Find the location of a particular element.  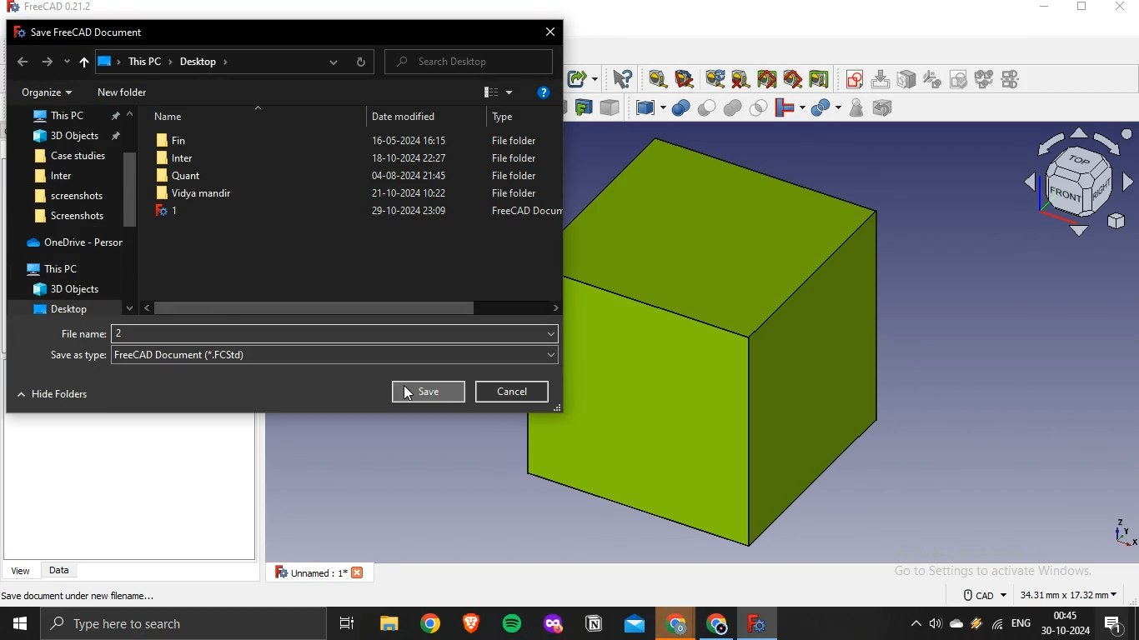

dimensions is located at coordinates (1047, 592).